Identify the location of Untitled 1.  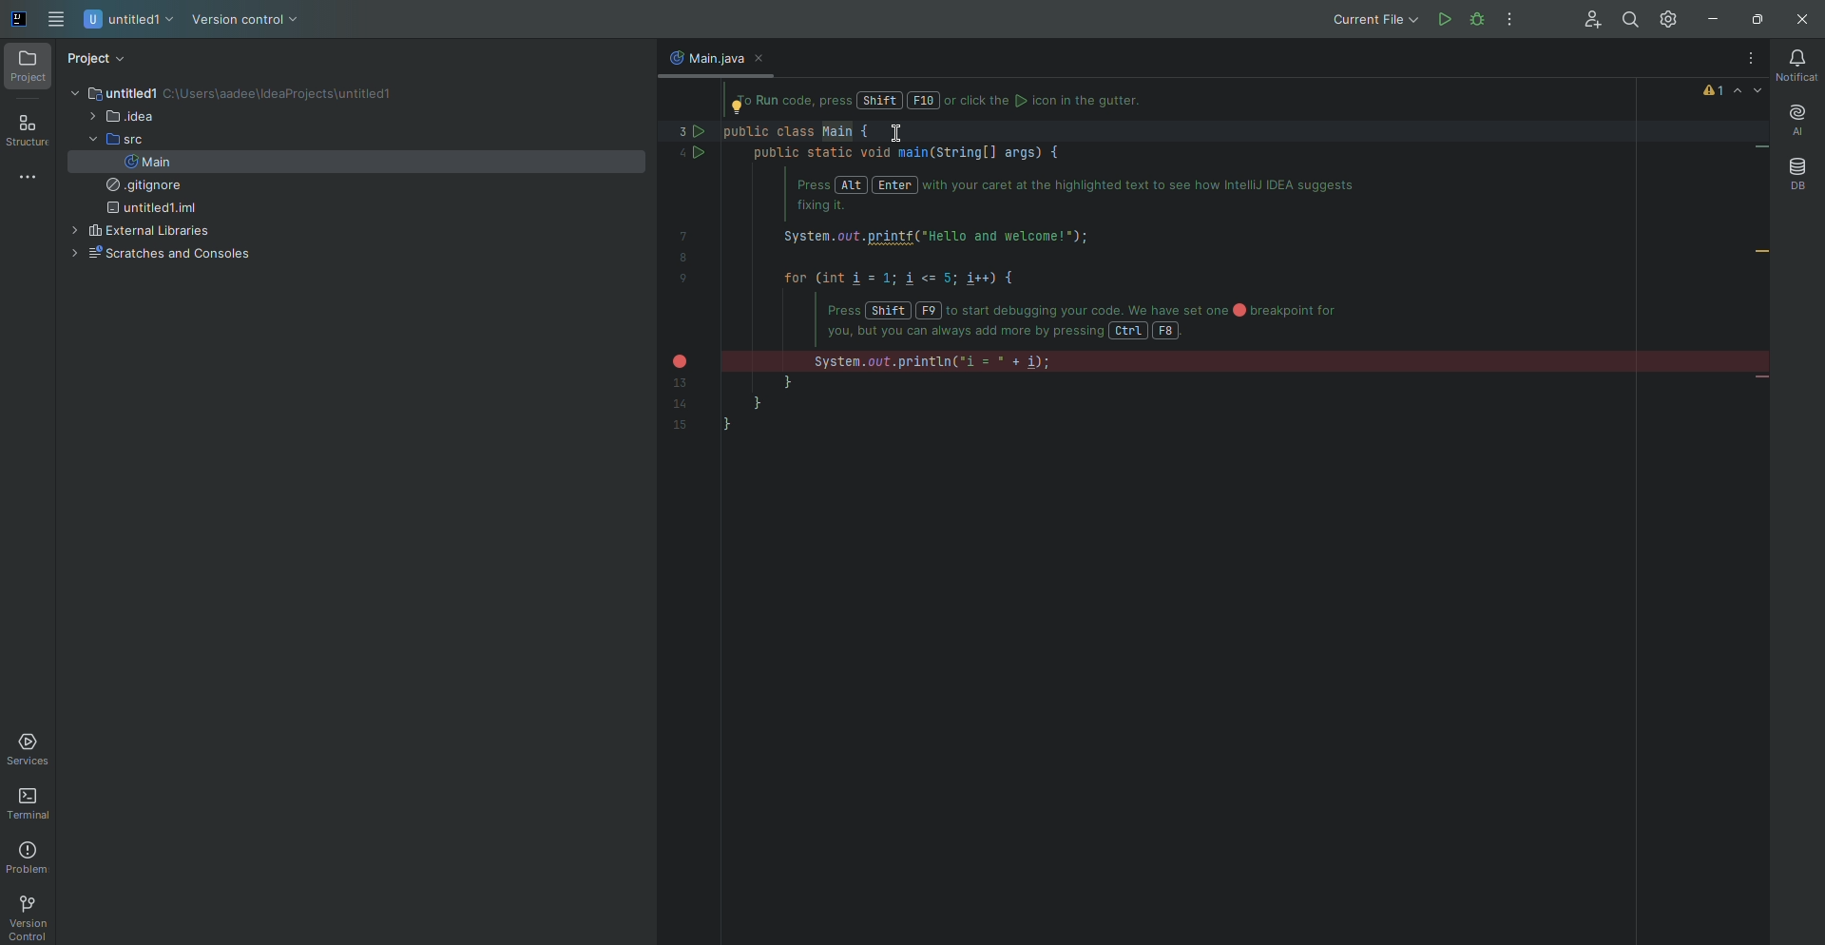
(111, 92).